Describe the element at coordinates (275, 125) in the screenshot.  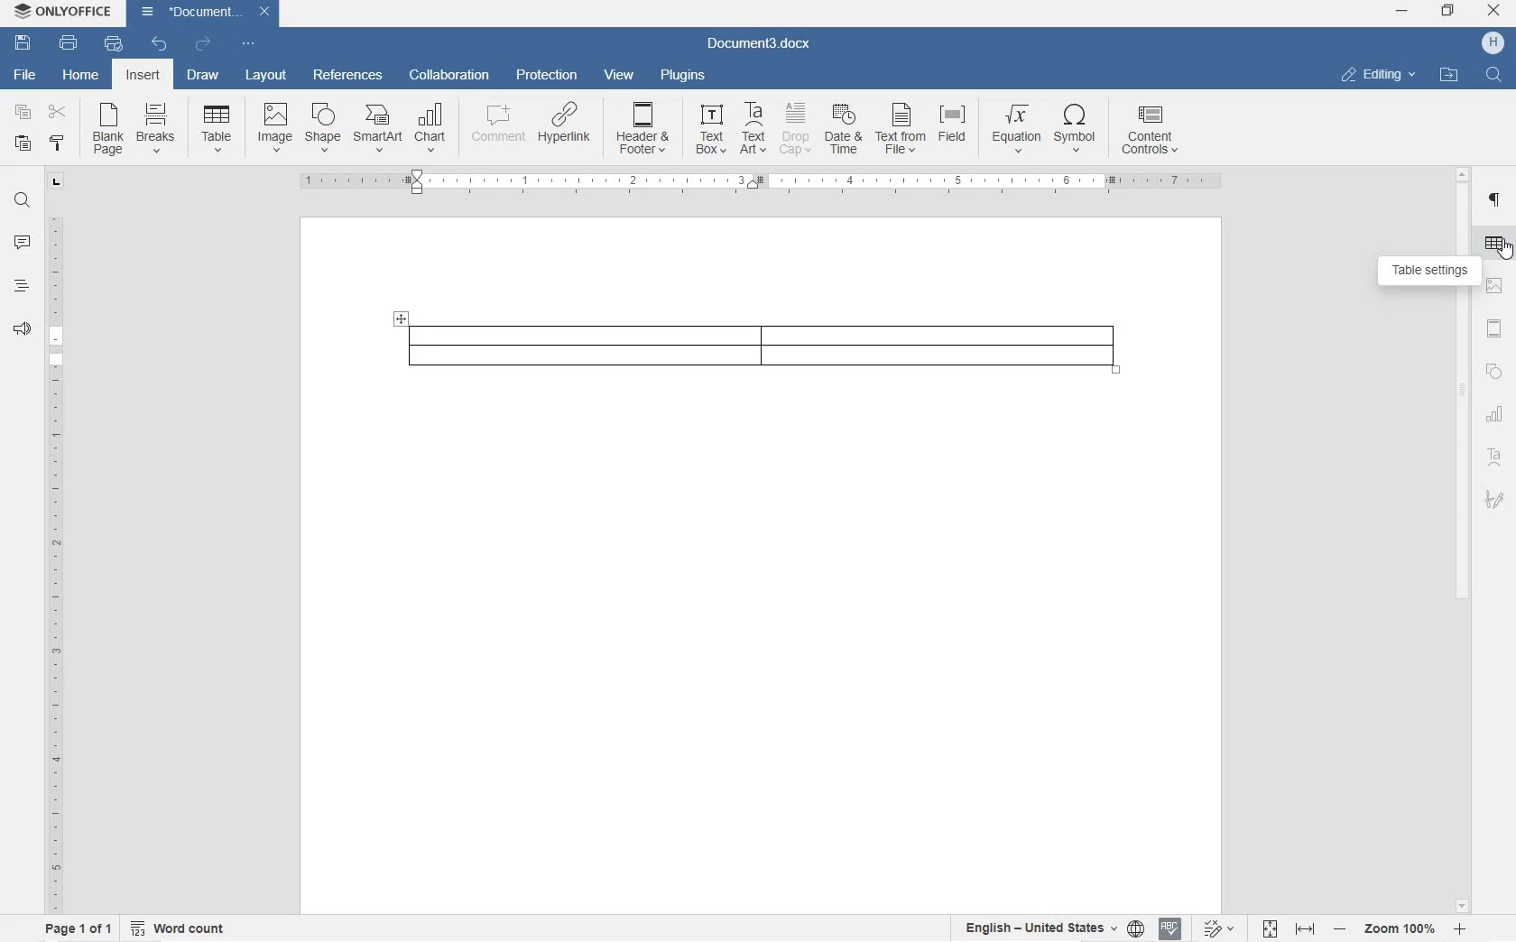
I see `Image` at that location.